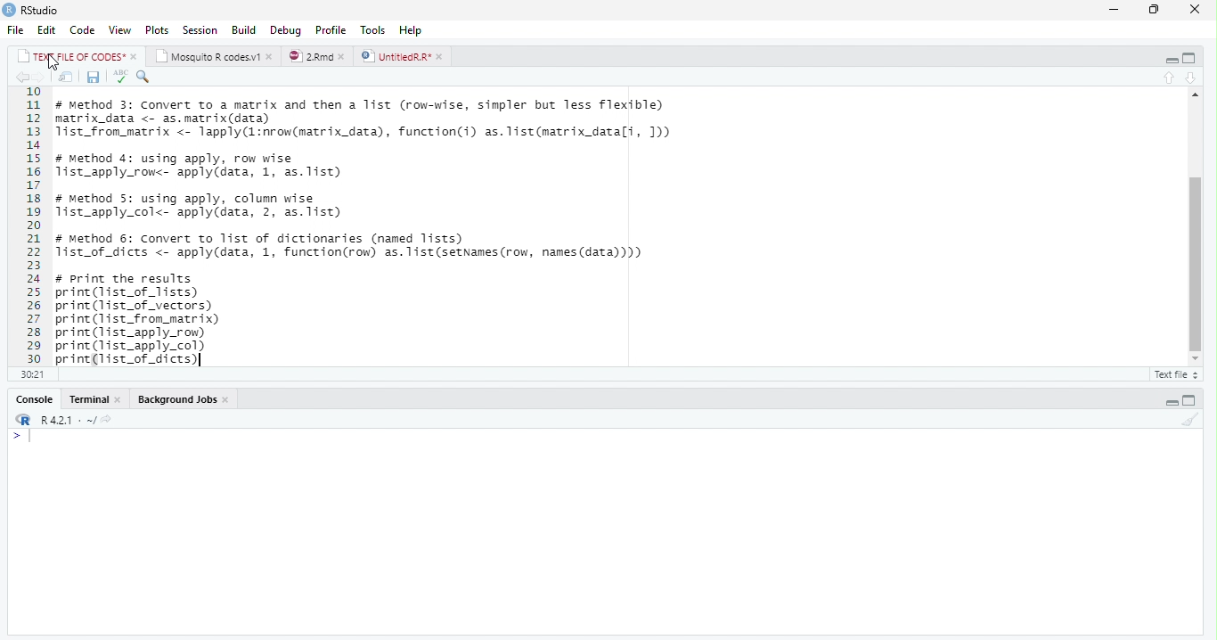 Image resolution: width=1217 pixels, height=640 pixels. Describe the element at coordinates (144, 78) in the screenshot. I see `Find/Replace` at that location.